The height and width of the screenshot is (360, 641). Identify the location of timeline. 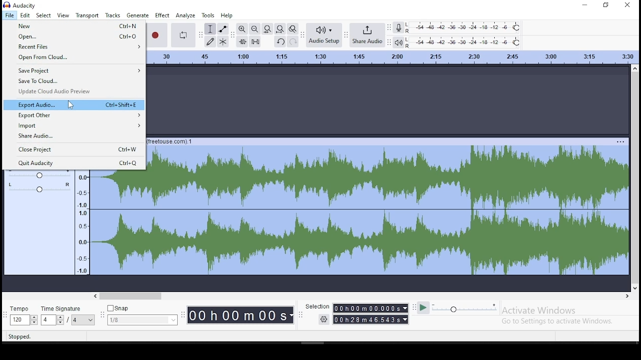
(393, 56).